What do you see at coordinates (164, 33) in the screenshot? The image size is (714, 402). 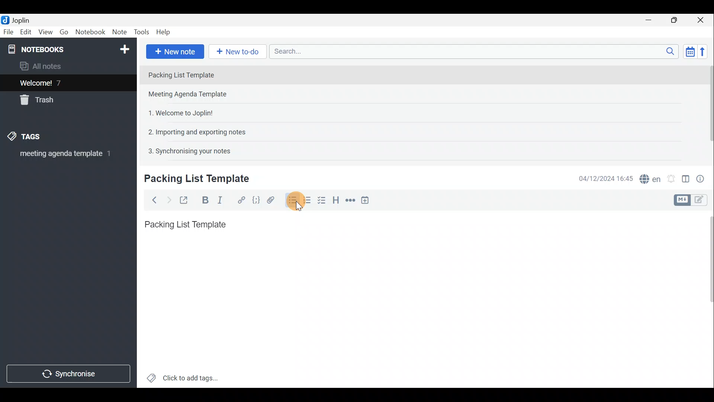 I see `Help` at bounding box center [164, 33].